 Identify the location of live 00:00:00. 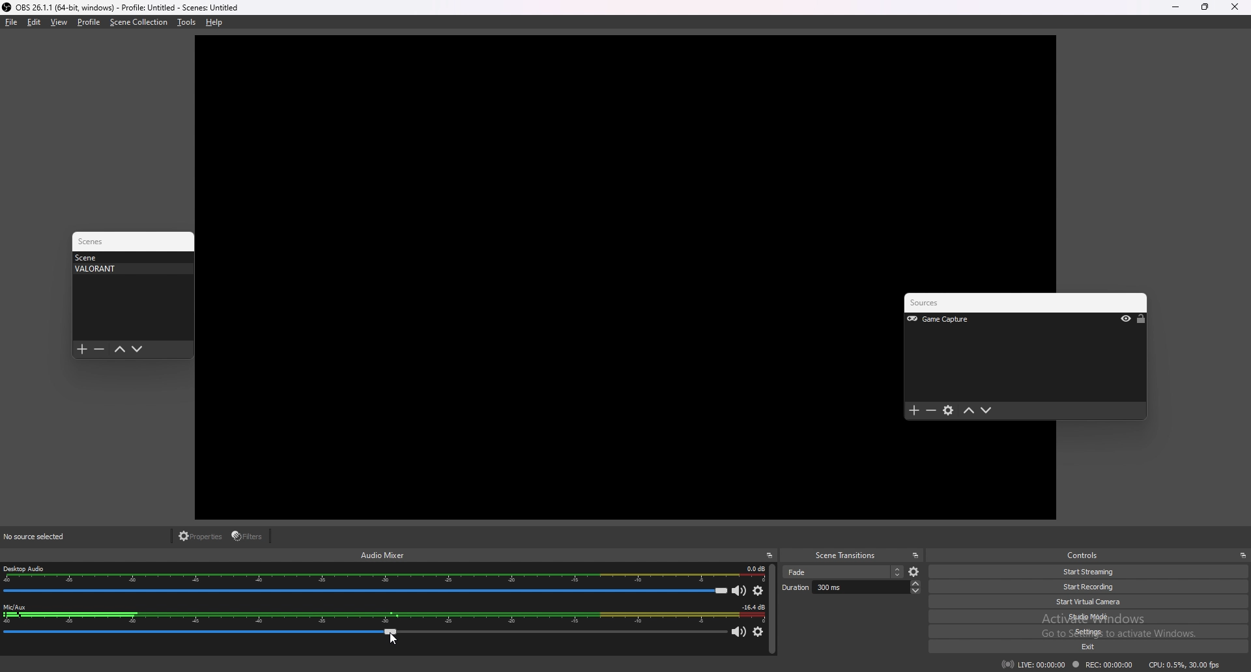
(1033, 664).